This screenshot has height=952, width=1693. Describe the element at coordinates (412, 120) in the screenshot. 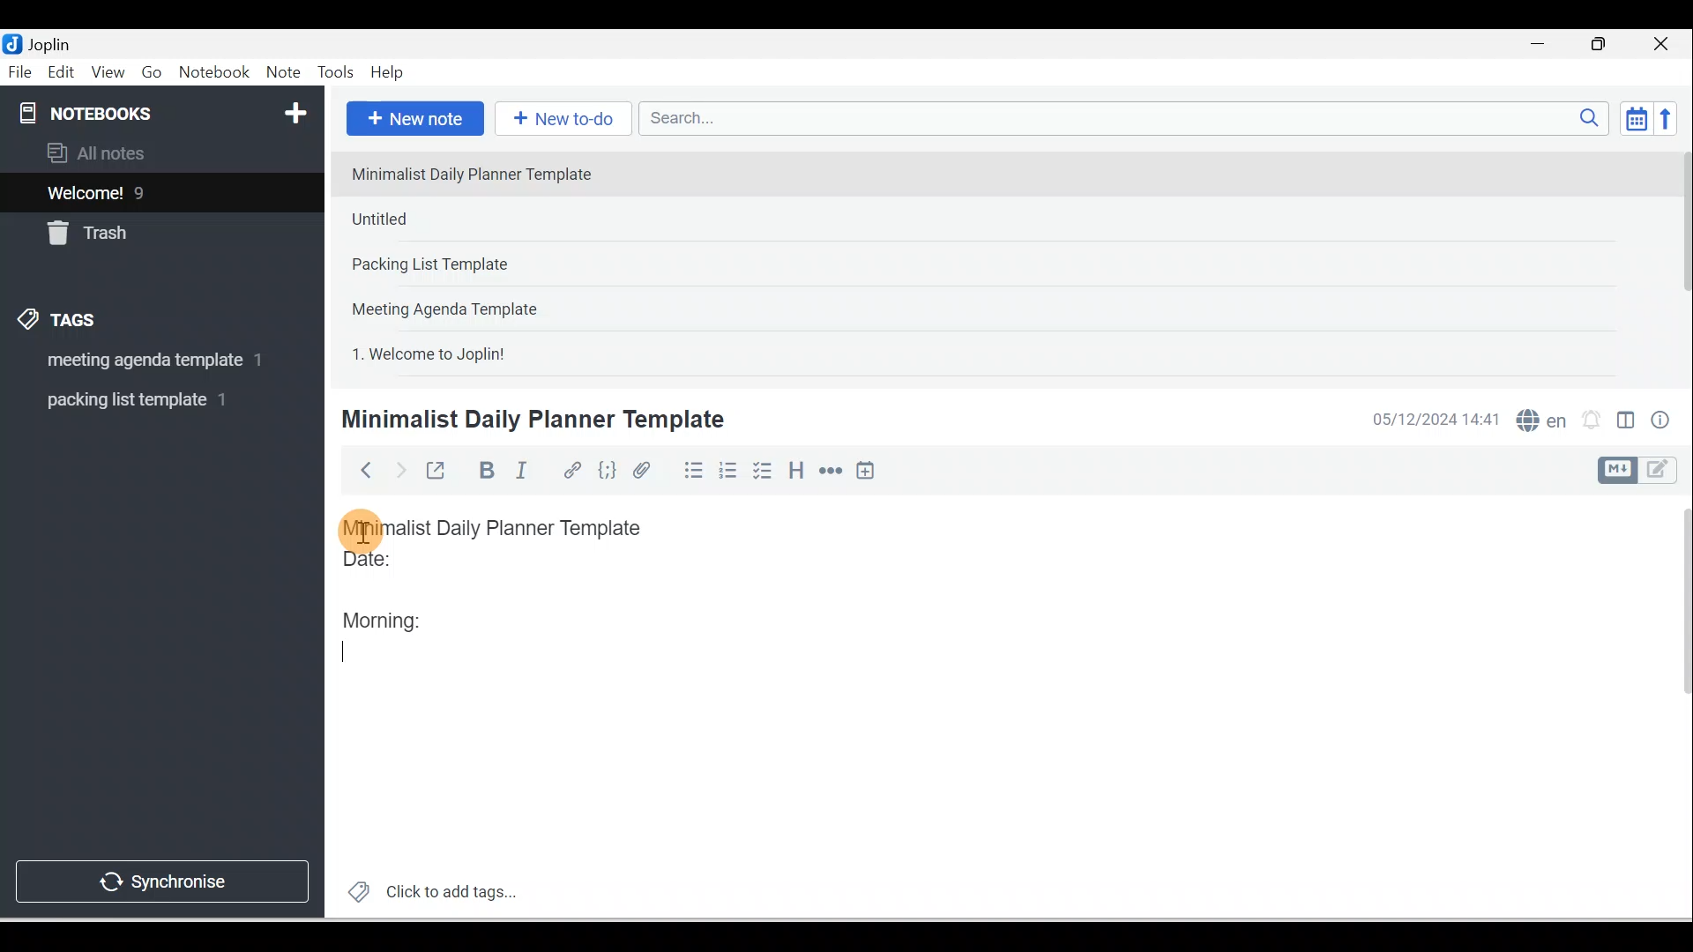

I see `New note` at that location.